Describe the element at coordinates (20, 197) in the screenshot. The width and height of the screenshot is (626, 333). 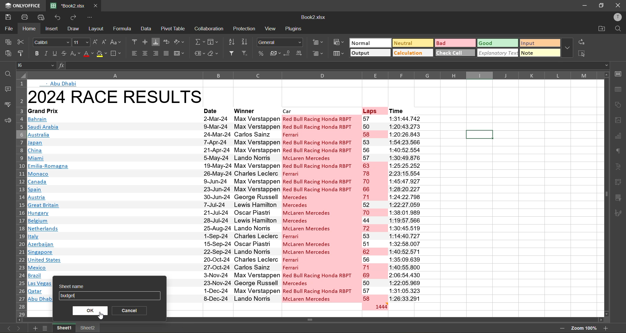
I see `row numbers` at that location.